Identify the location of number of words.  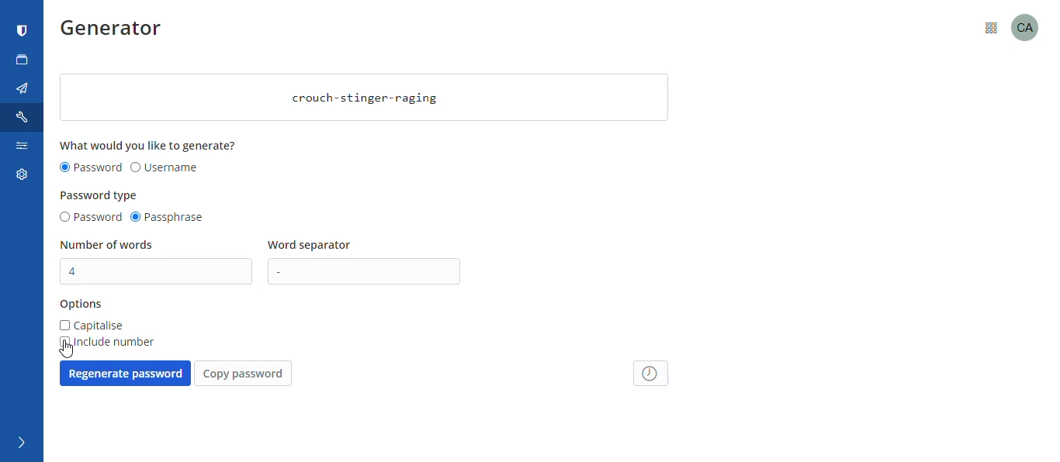
(108, 245).